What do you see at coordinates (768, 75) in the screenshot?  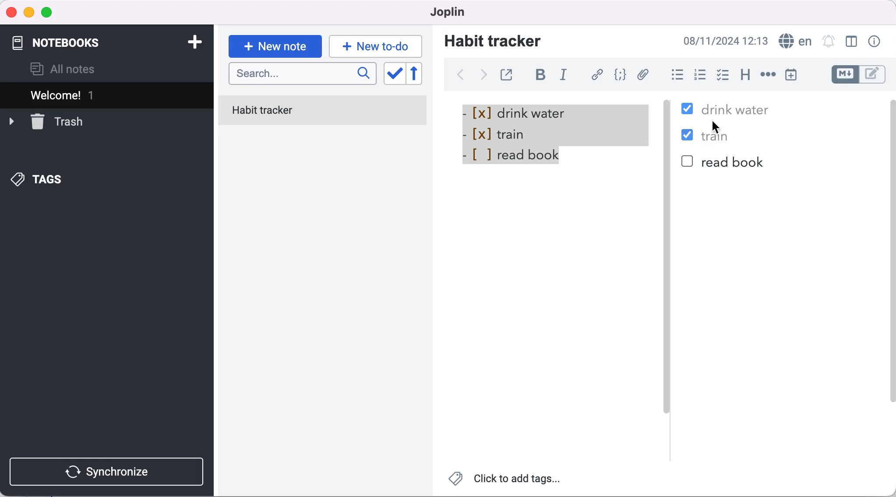 I see `horizontal rule` at bounding box center [768, 75].